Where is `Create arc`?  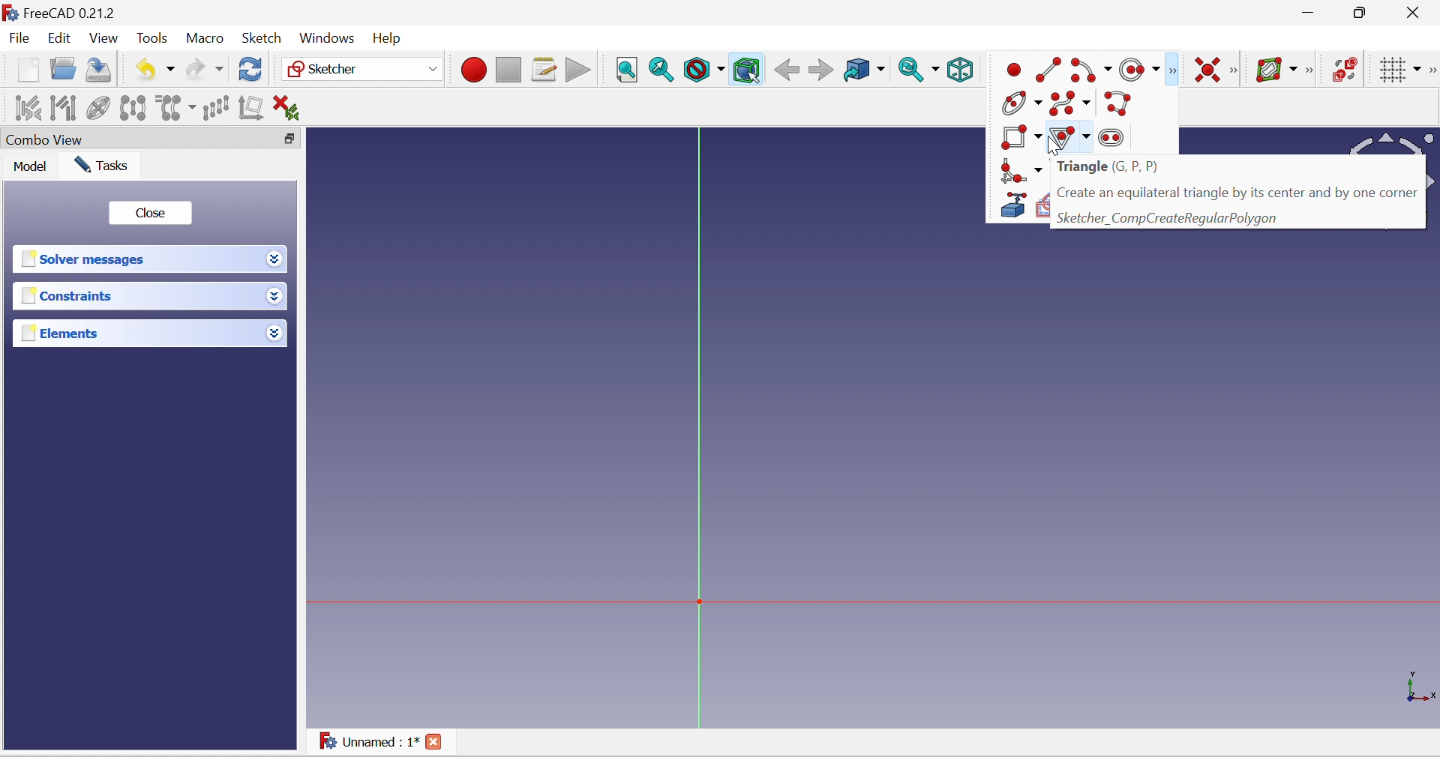
Create arc is located at coordinates (1091, 70).